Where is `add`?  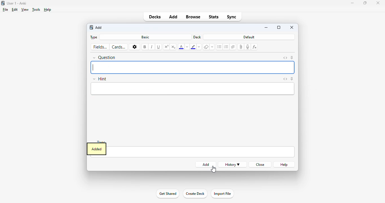 add is located at coordinates (206, 165).